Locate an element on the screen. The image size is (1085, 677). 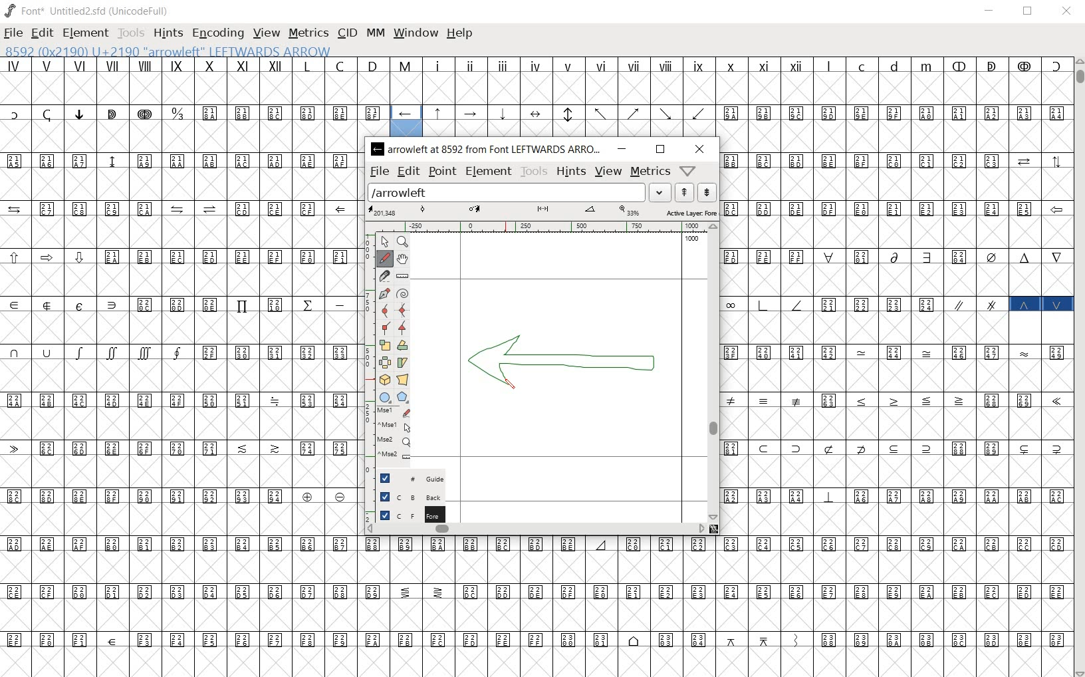
glyphs characters is located at coordinates (896, 364).